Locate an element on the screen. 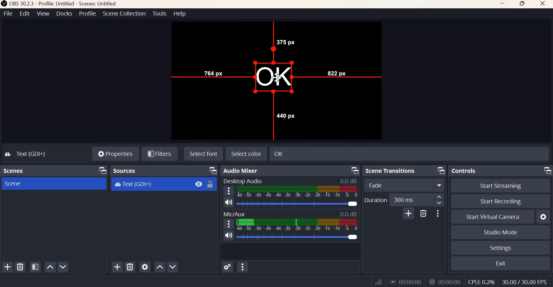 This screenshot has height=287, width=553. configure virtual camera is located at coordinates (543, 217).